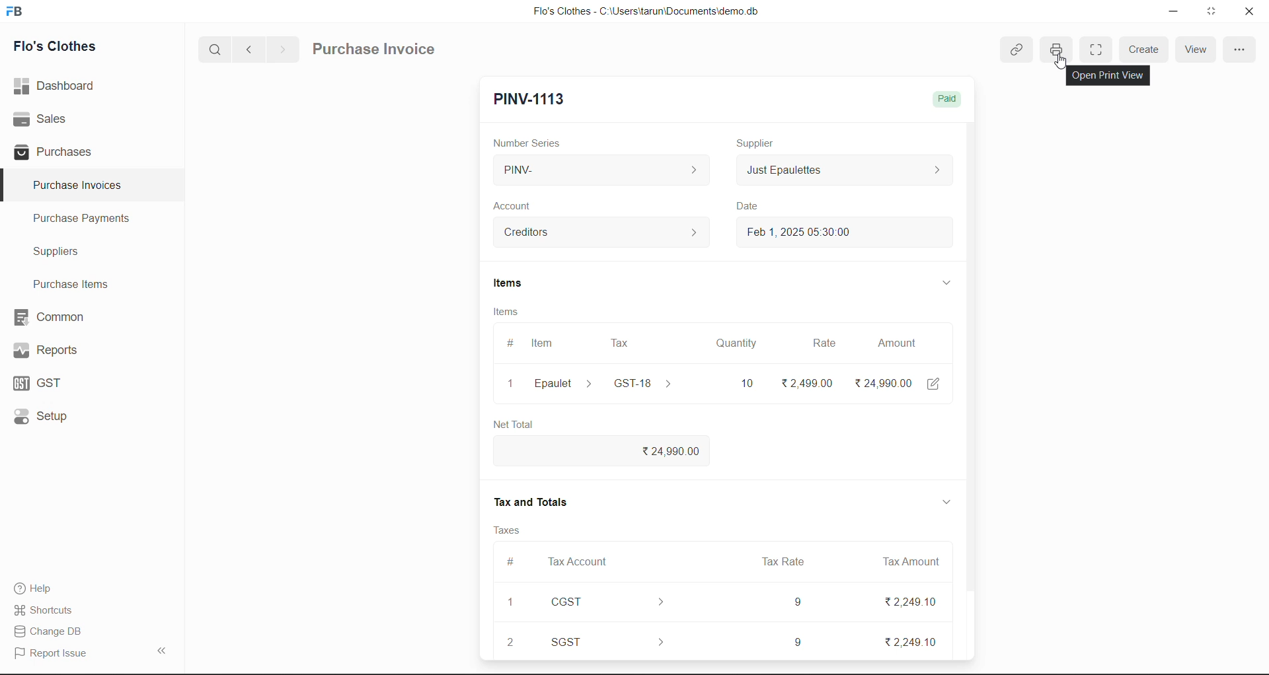  I want to click on 9, so click(795, 641).